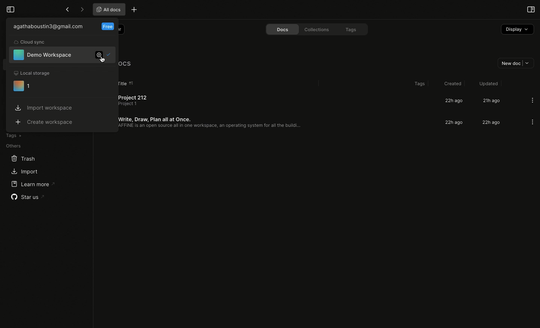  What do you see at coordinates (10, 9) in the screenshot?
I see `Collapse sidebar` at bounding box center [10, 9].